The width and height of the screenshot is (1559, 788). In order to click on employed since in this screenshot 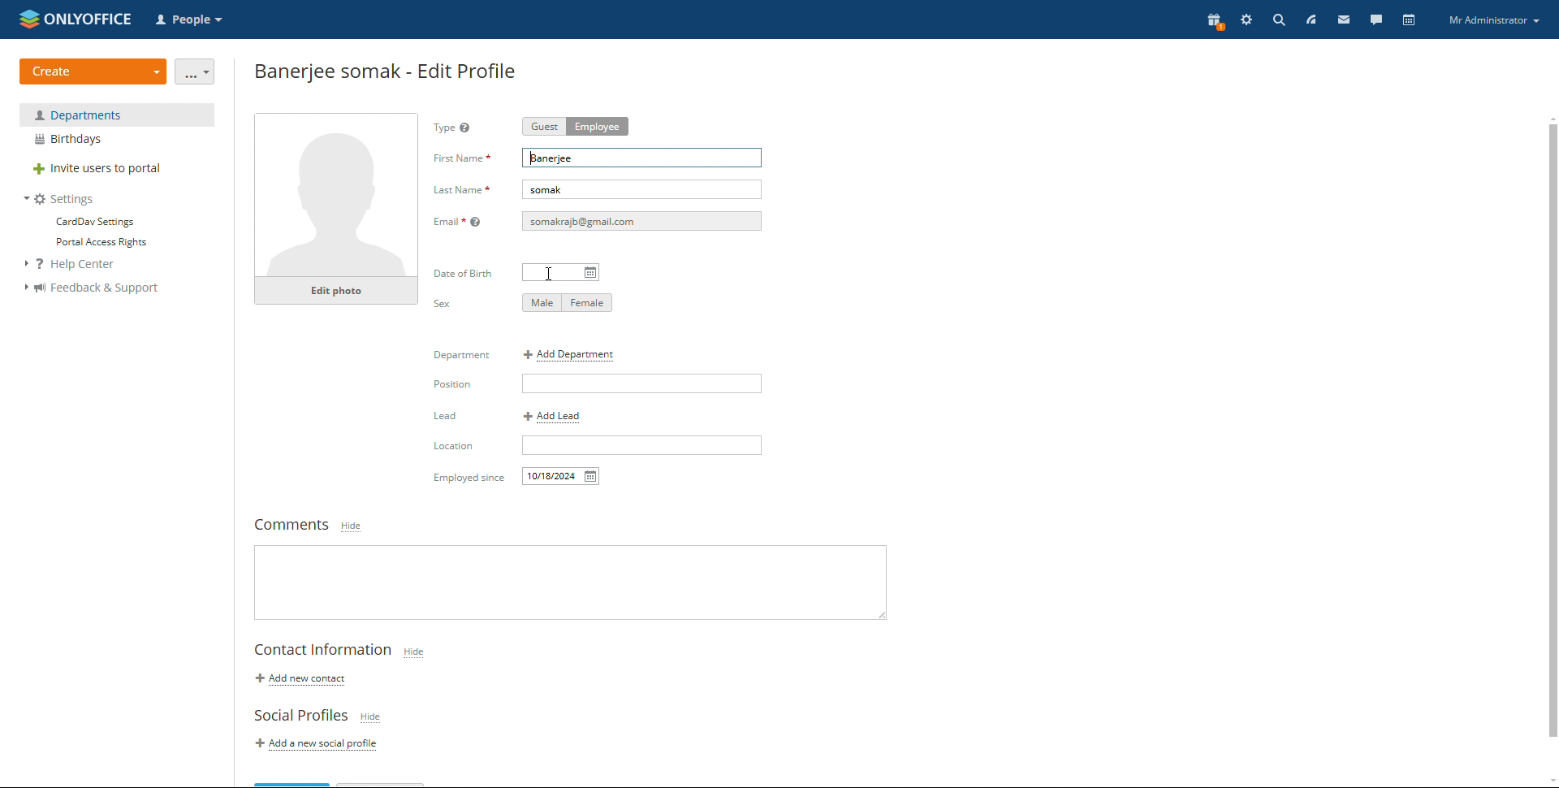, I will do `click(562, 477)`.